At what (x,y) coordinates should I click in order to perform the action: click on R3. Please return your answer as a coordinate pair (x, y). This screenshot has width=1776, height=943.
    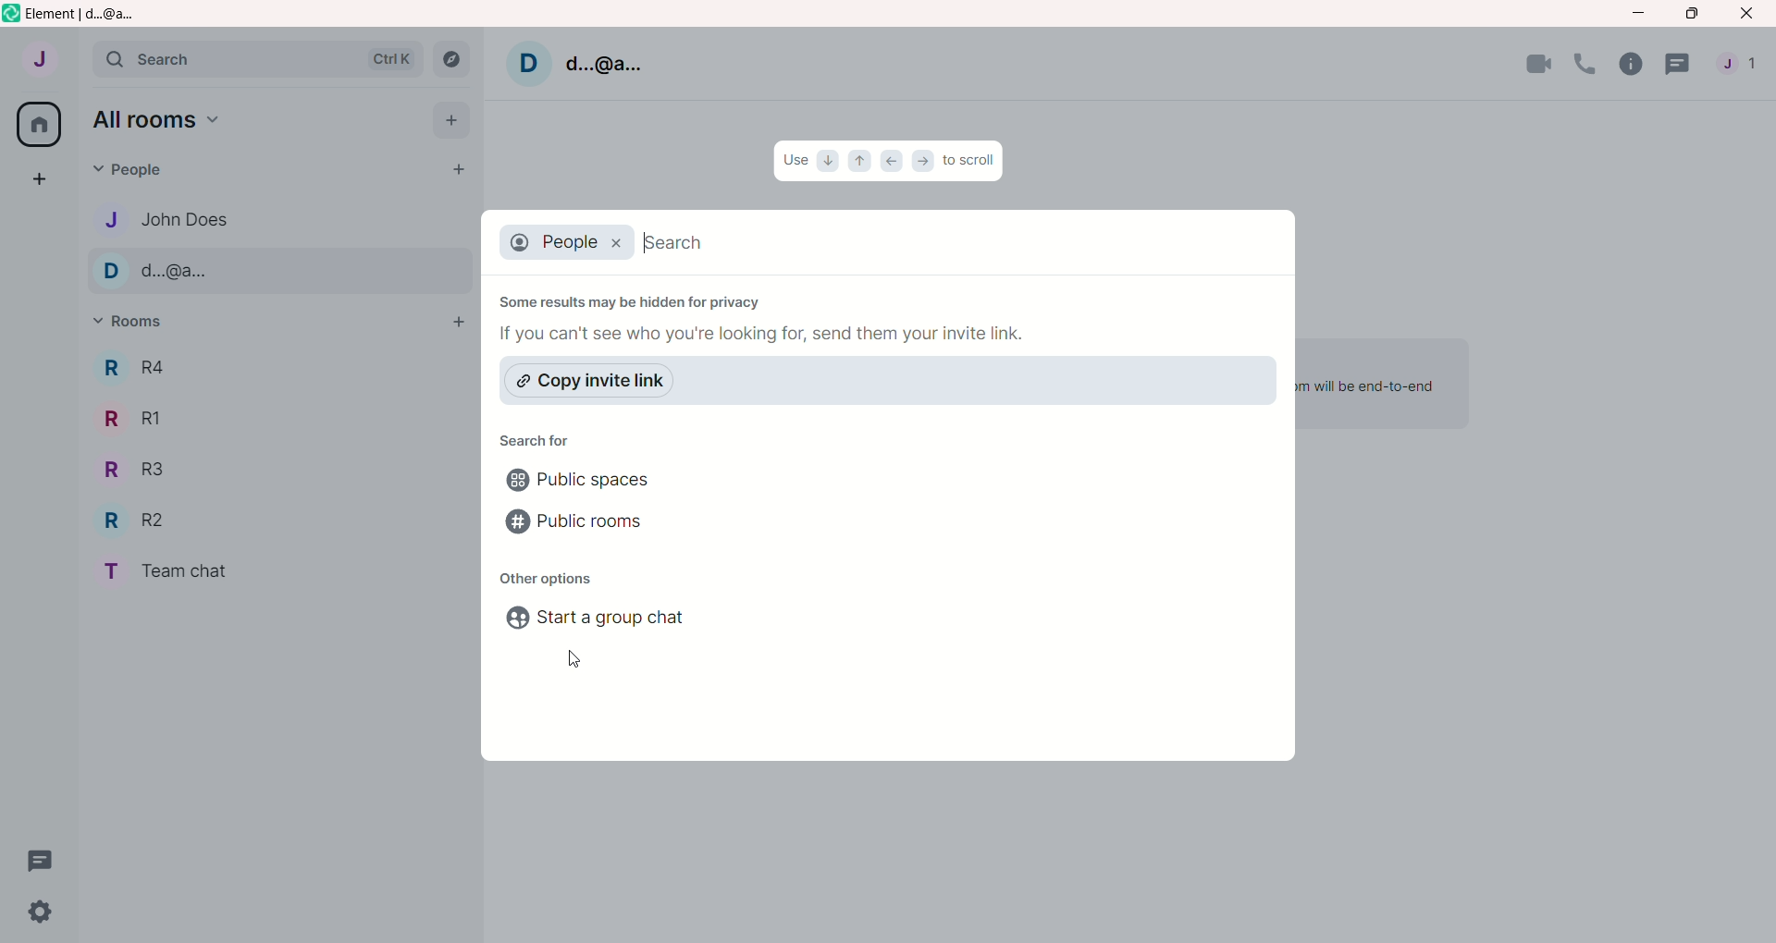
    Looking at the image, I should click on (132, 471).